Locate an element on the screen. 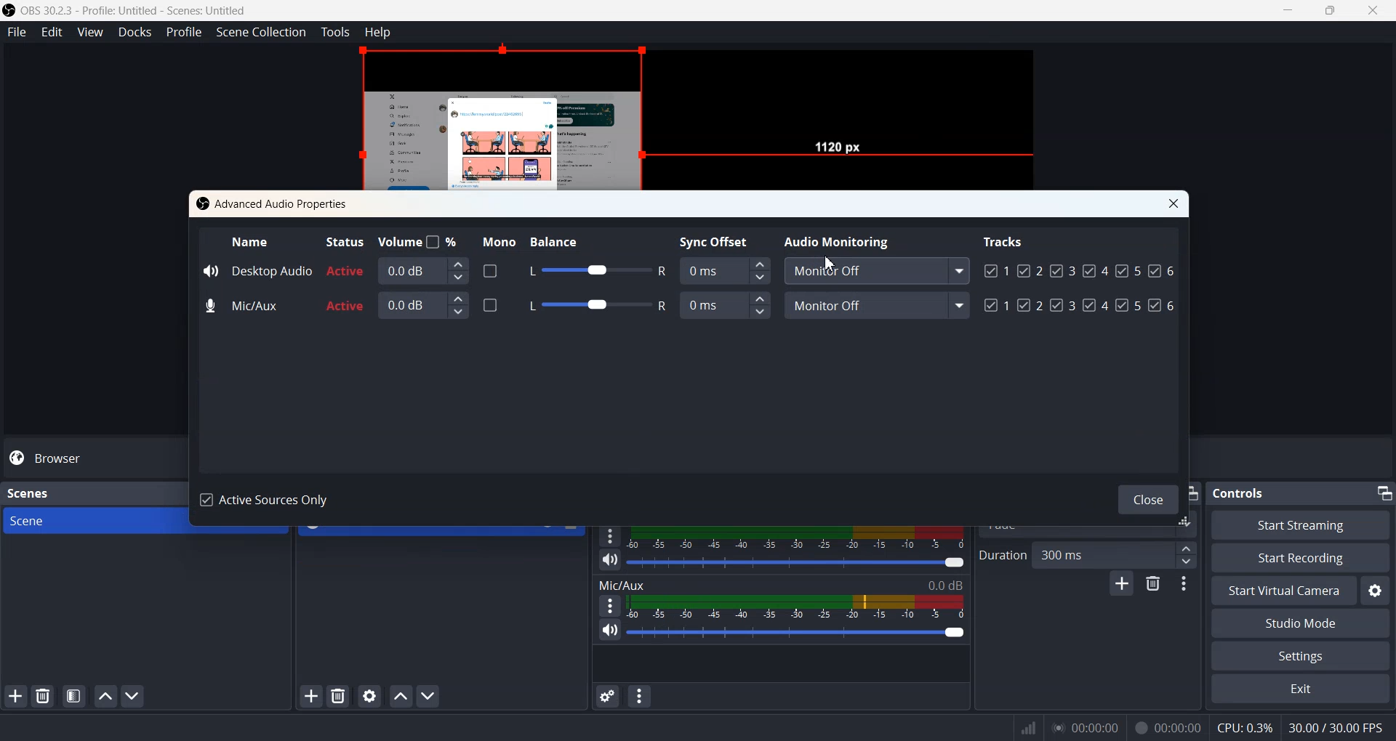  ‘OBS 30.2.3 - Profile: Untitled - Scenes: Untitled is located at coordinates (137, 10).